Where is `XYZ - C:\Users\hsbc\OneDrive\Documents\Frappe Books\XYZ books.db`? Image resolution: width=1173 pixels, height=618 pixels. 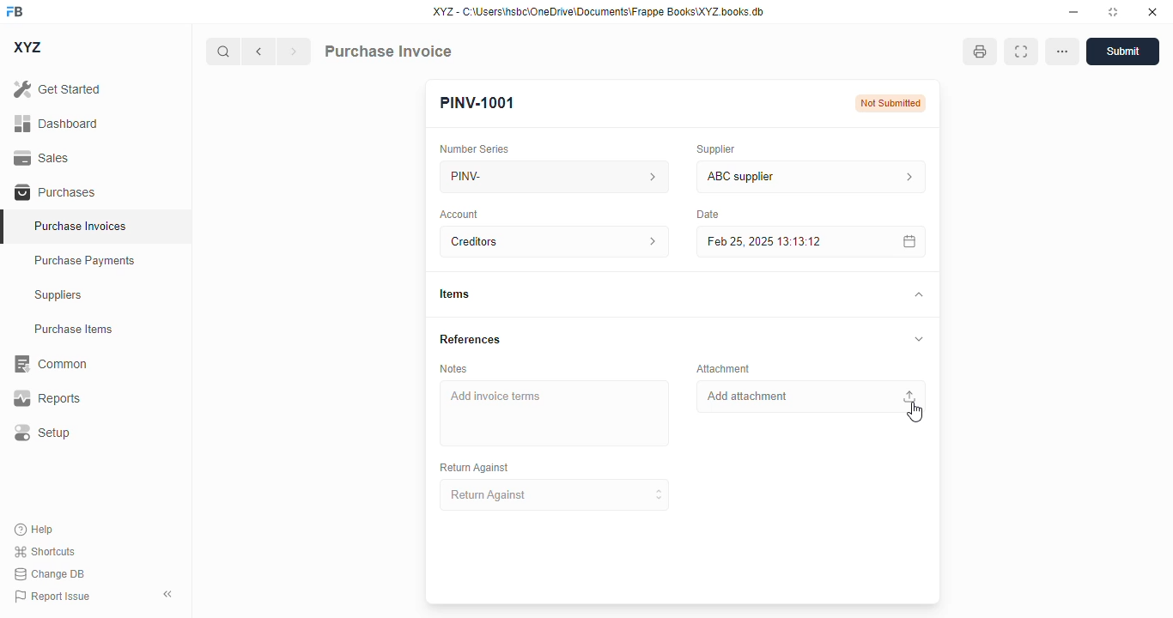
XYZ - C:\Users\hsbc\OneDrive\Documents\Frappe Books\XYZ books.db is located at coordinates (599, 11).